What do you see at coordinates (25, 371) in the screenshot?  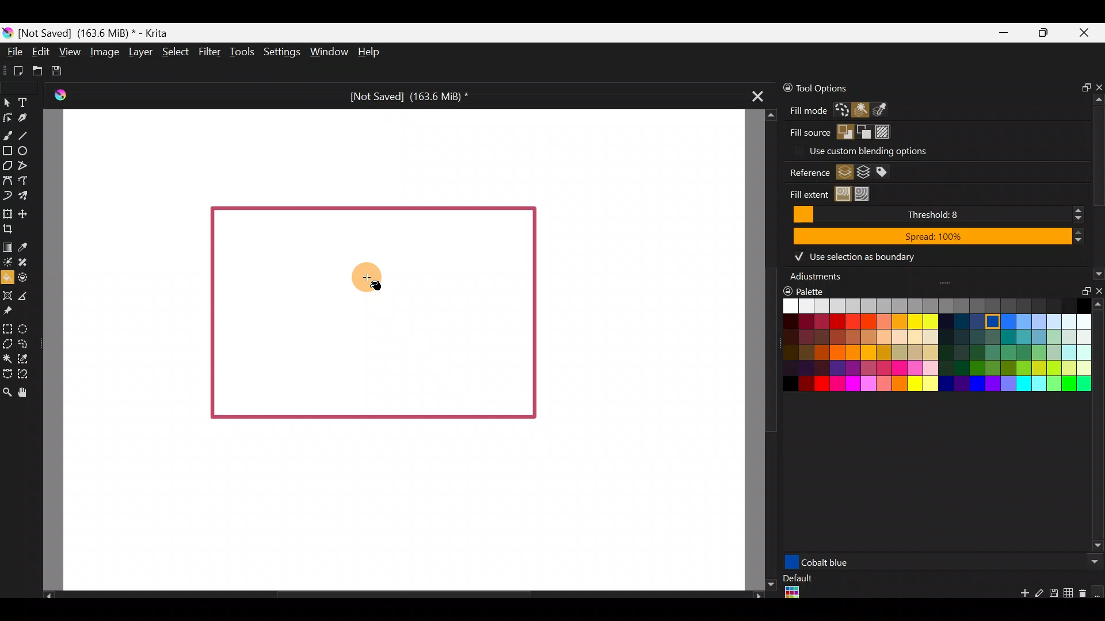 I see `Magnetic curve selection tool` at bounding box center [25, 371].